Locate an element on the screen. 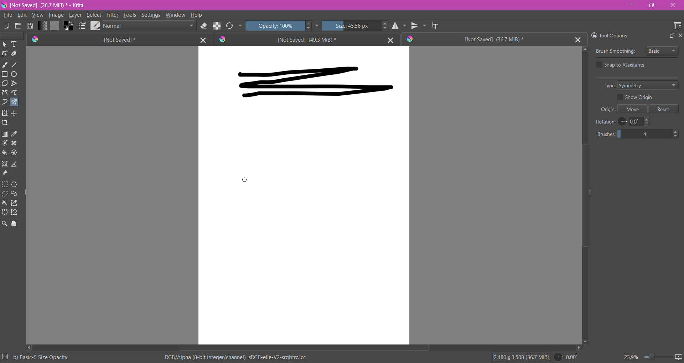 Image resolution: width=684 pixels, height=363 pixels. Unsaved Document Tab3 is located at coordinates (487, 40).